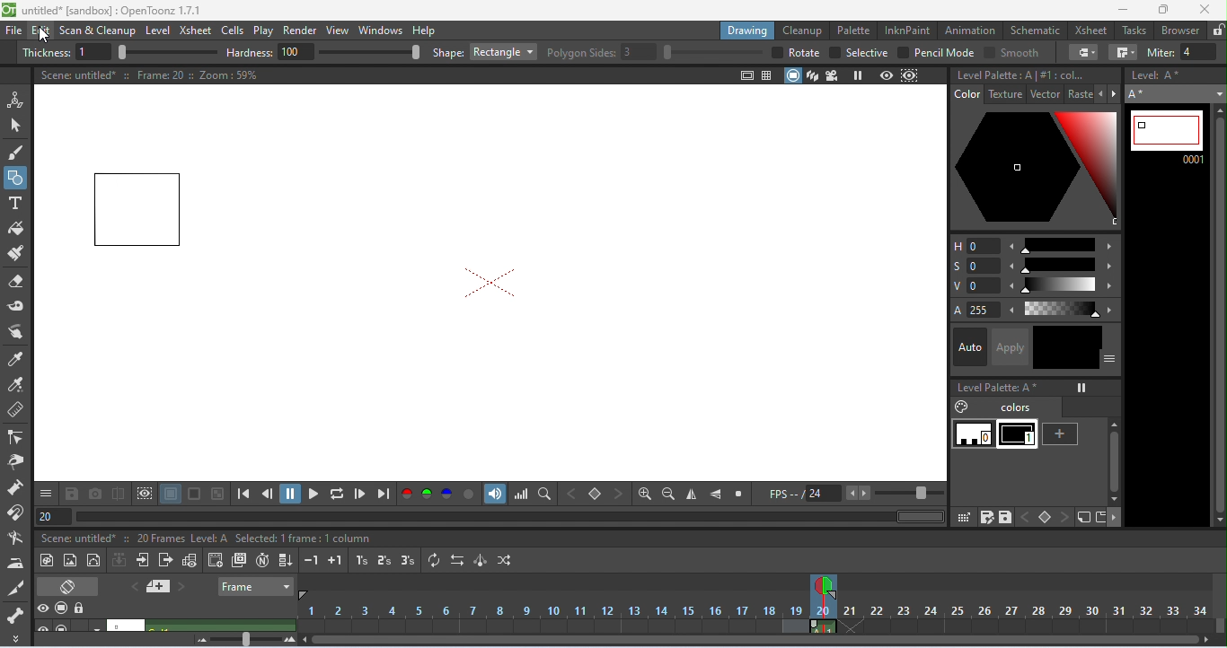 Image resolution: width=1227 pixels, height=648 pixels. I want to click on open sub-xsheet, so click(143, 558).